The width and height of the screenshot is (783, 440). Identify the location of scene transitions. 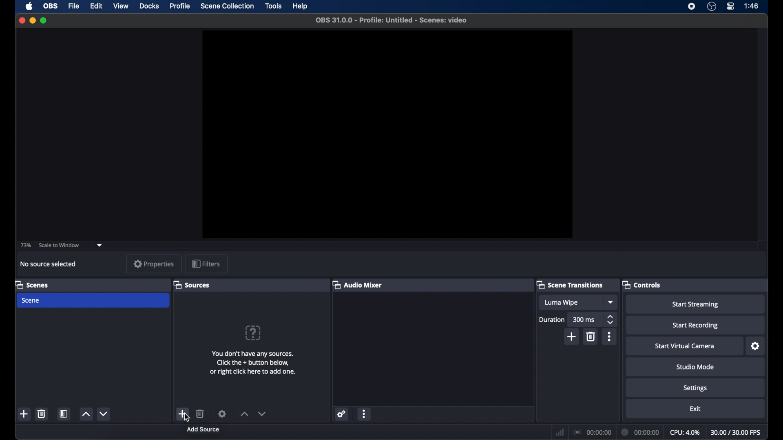
(569, 284).